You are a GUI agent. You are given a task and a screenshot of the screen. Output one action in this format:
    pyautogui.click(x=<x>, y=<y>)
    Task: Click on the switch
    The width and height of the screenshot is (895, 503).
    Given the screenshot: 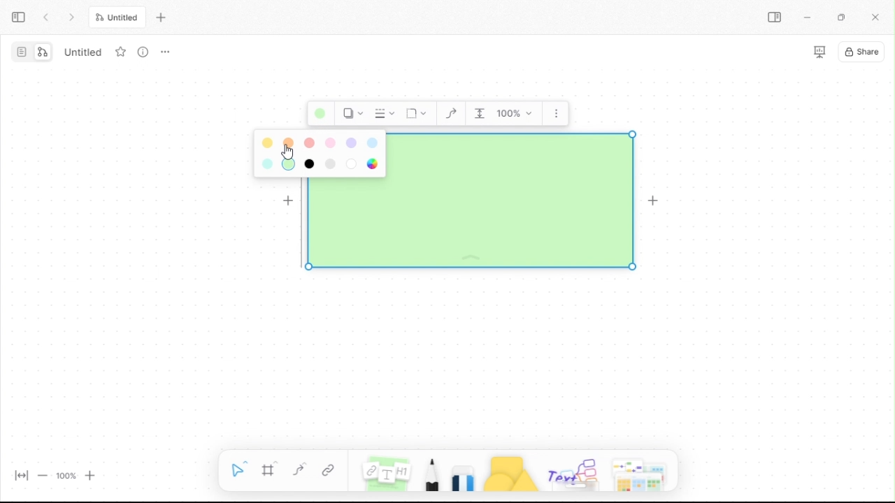 What is the action you would take?
    pyautogui.click(x=32, y=52)
    